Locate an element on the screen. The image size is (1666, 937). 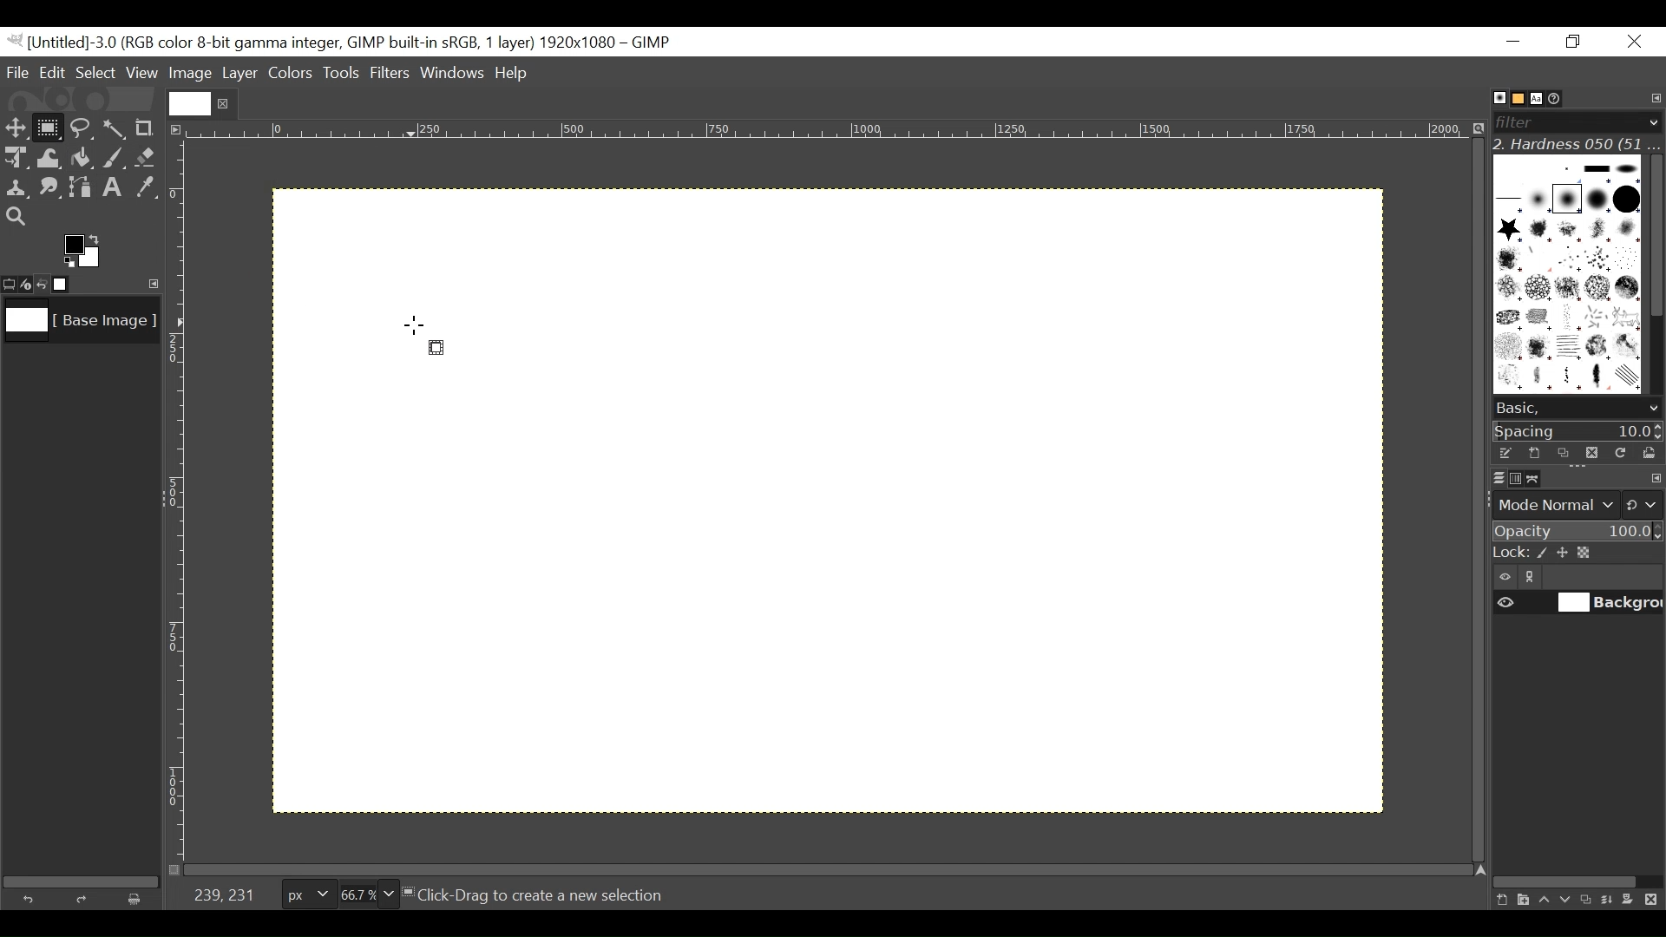
Undo last action is located at coordinates (43, 284).